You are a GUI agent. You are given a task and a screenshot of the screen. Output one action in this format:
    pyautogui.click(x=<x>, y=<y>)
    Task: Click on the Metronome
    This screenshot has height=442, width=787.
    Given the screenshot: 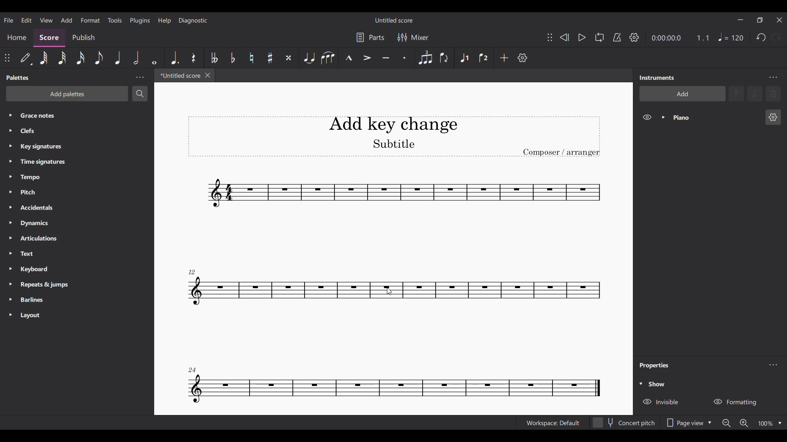 What is the action you would take?
    pyautogui.click(x=617, y=37)
    